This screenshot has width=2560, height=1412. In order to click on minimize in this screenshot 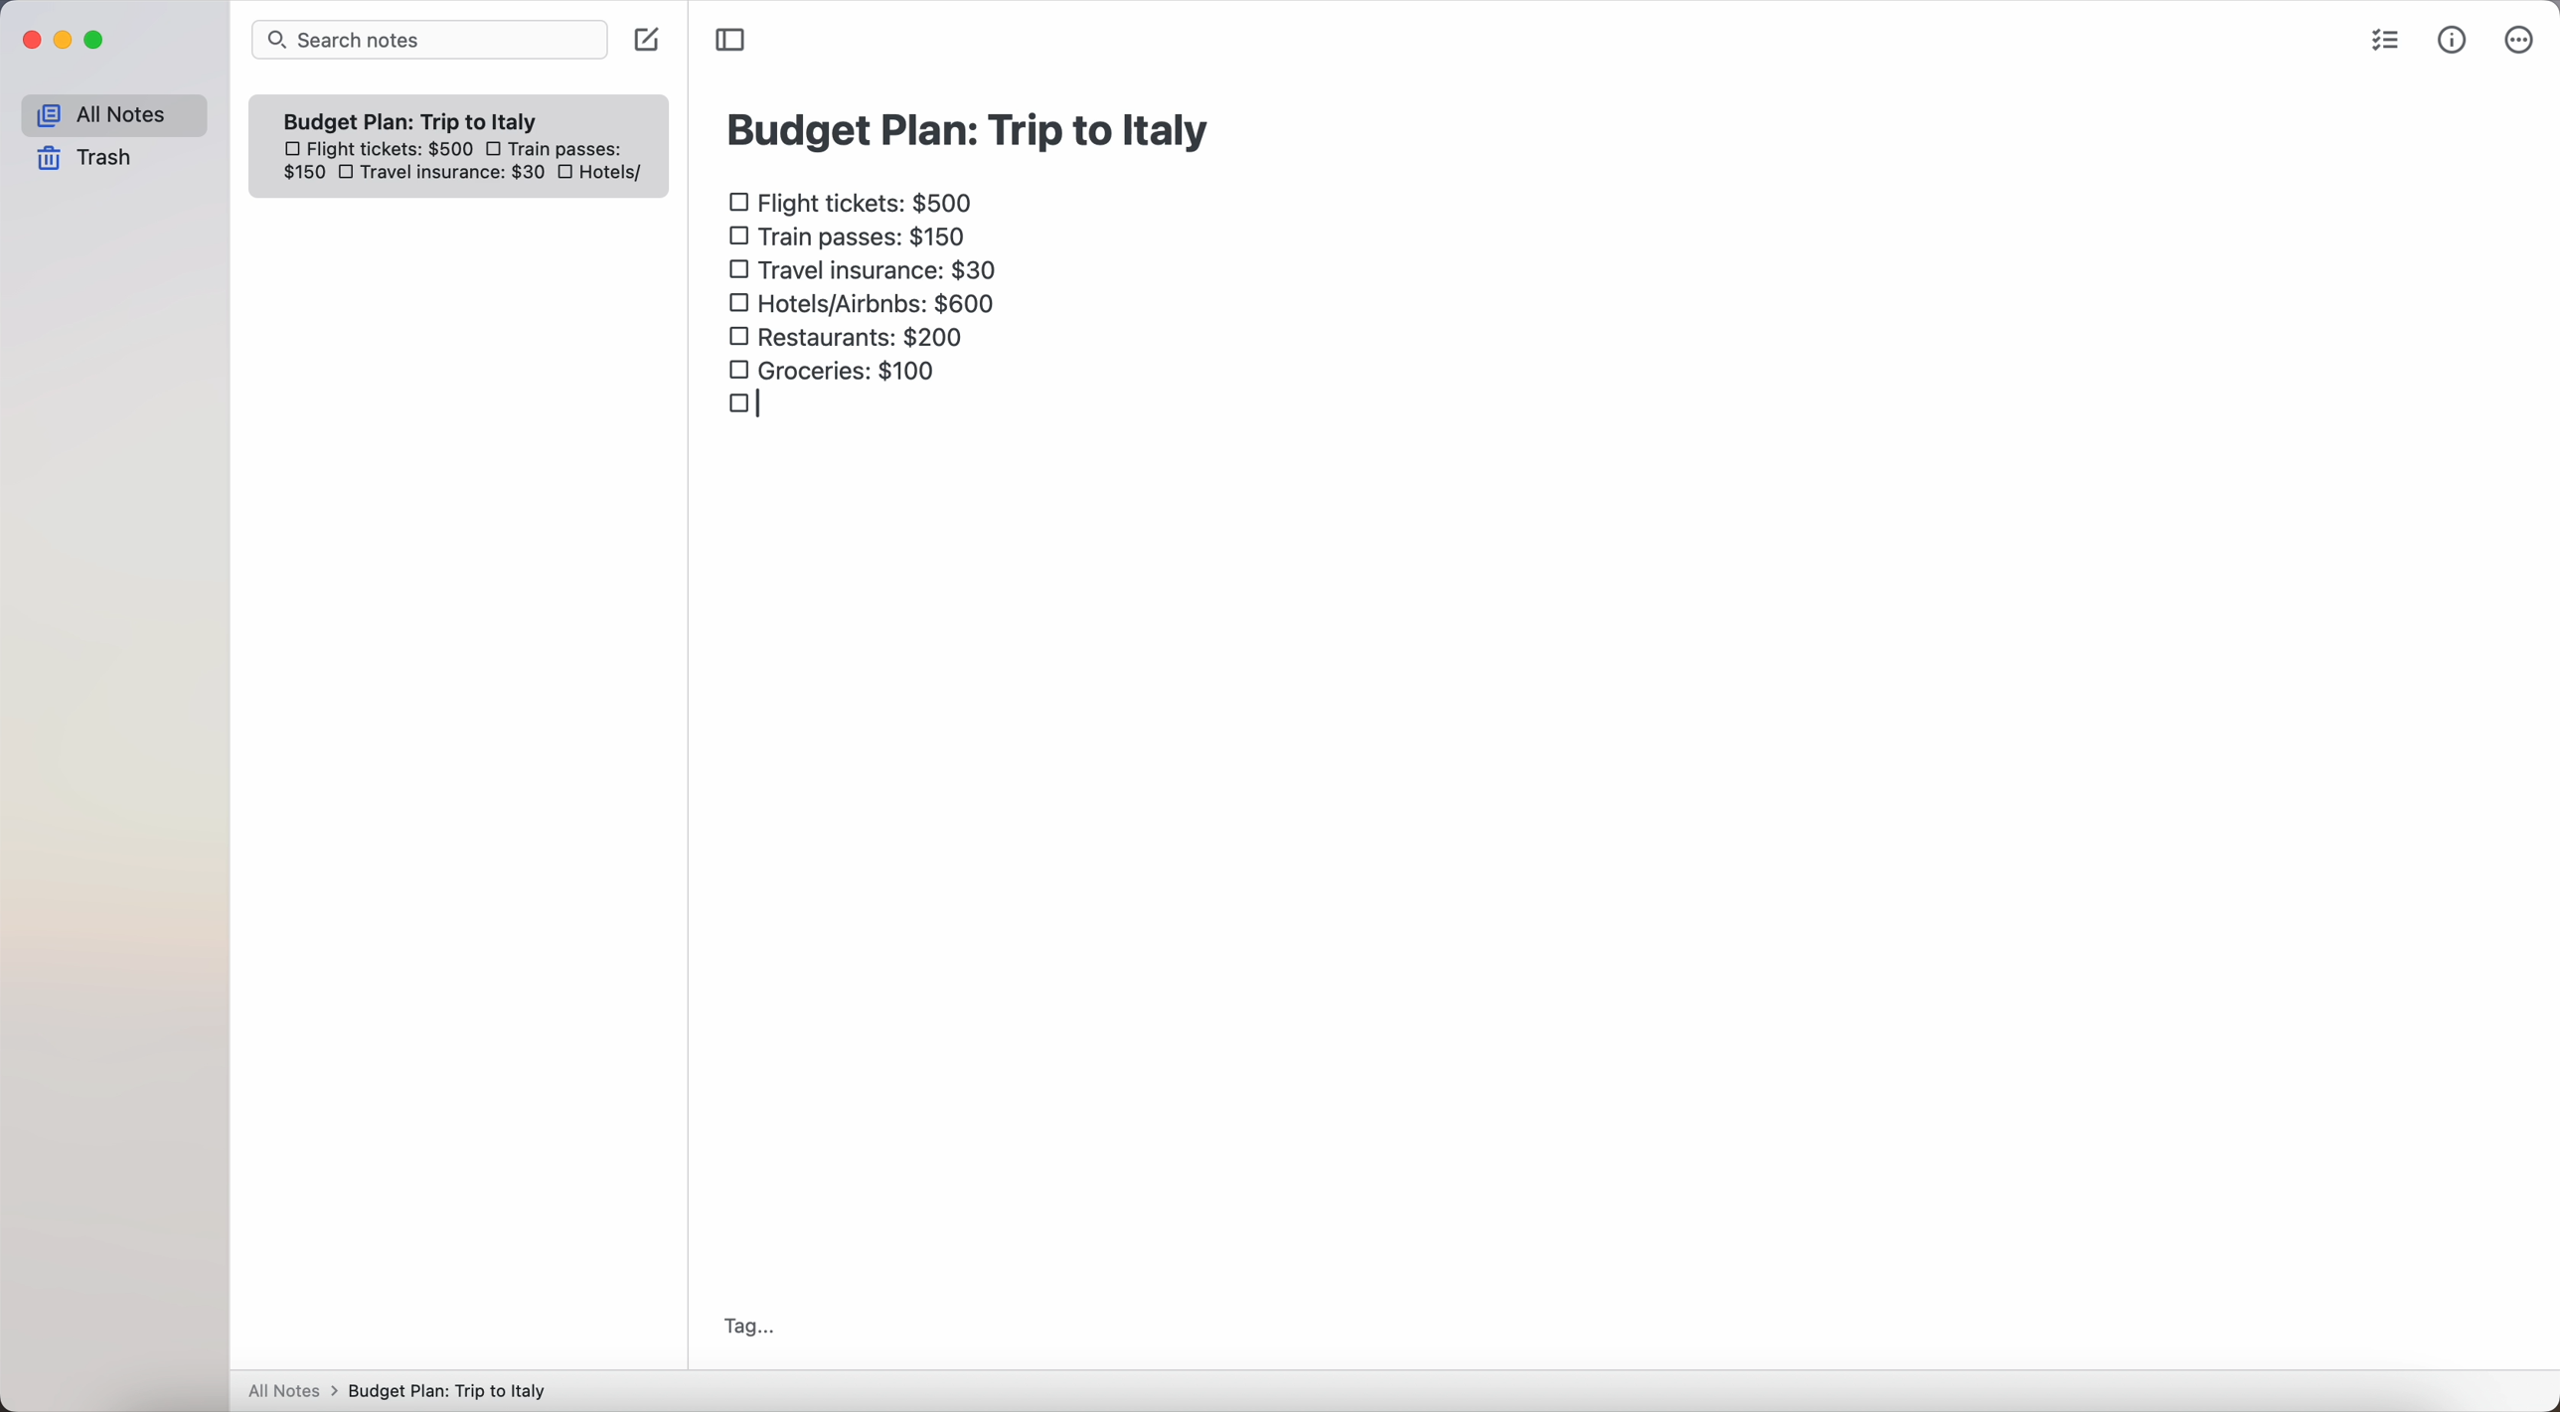, I will do `click(69, 41)`.